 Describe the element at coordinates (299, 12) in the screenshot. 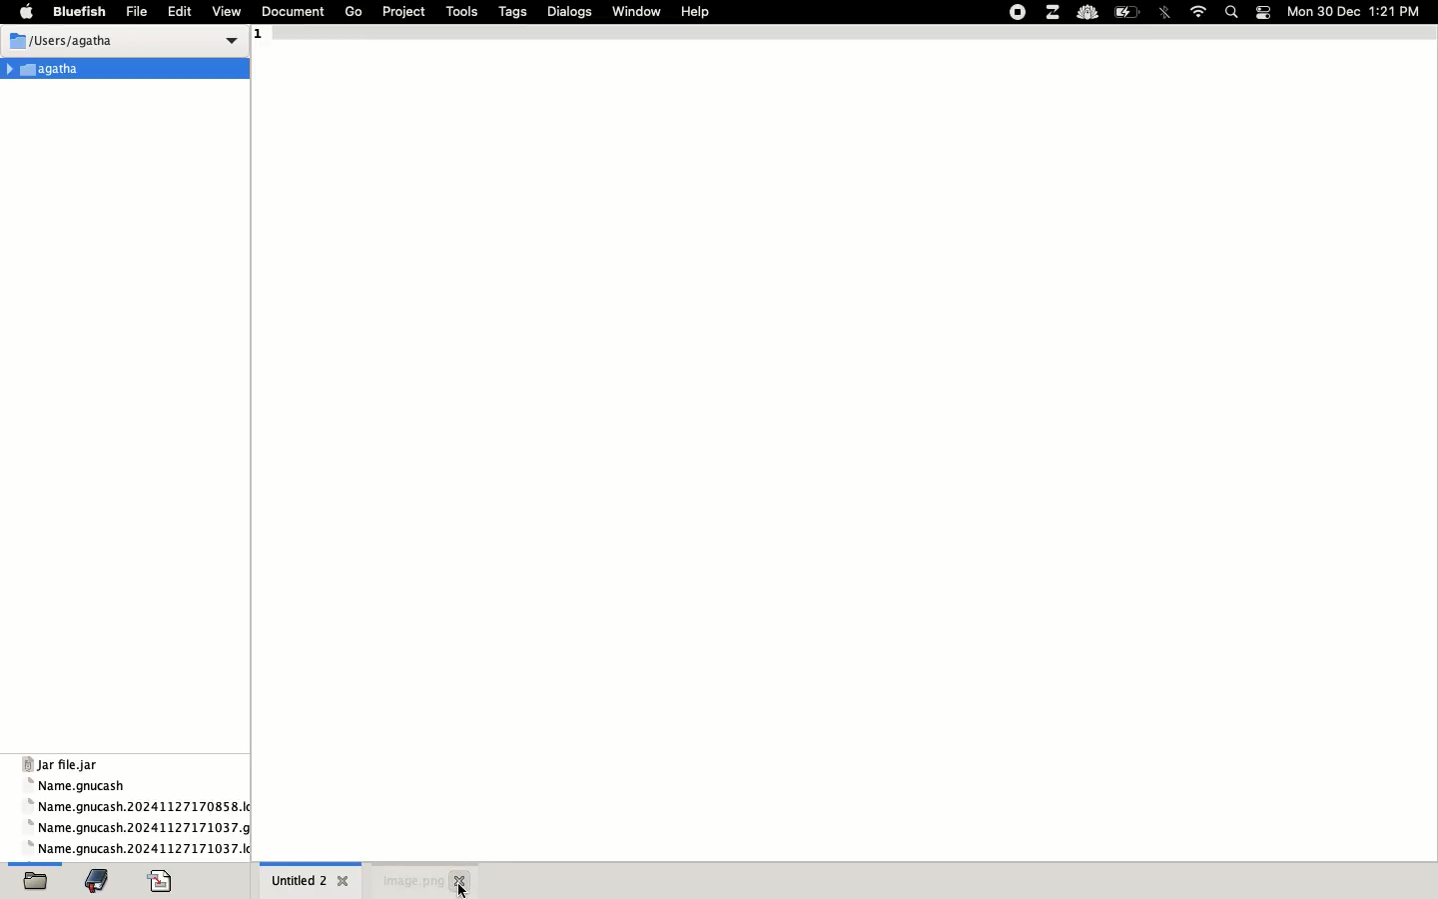

I see `document ` at that location.